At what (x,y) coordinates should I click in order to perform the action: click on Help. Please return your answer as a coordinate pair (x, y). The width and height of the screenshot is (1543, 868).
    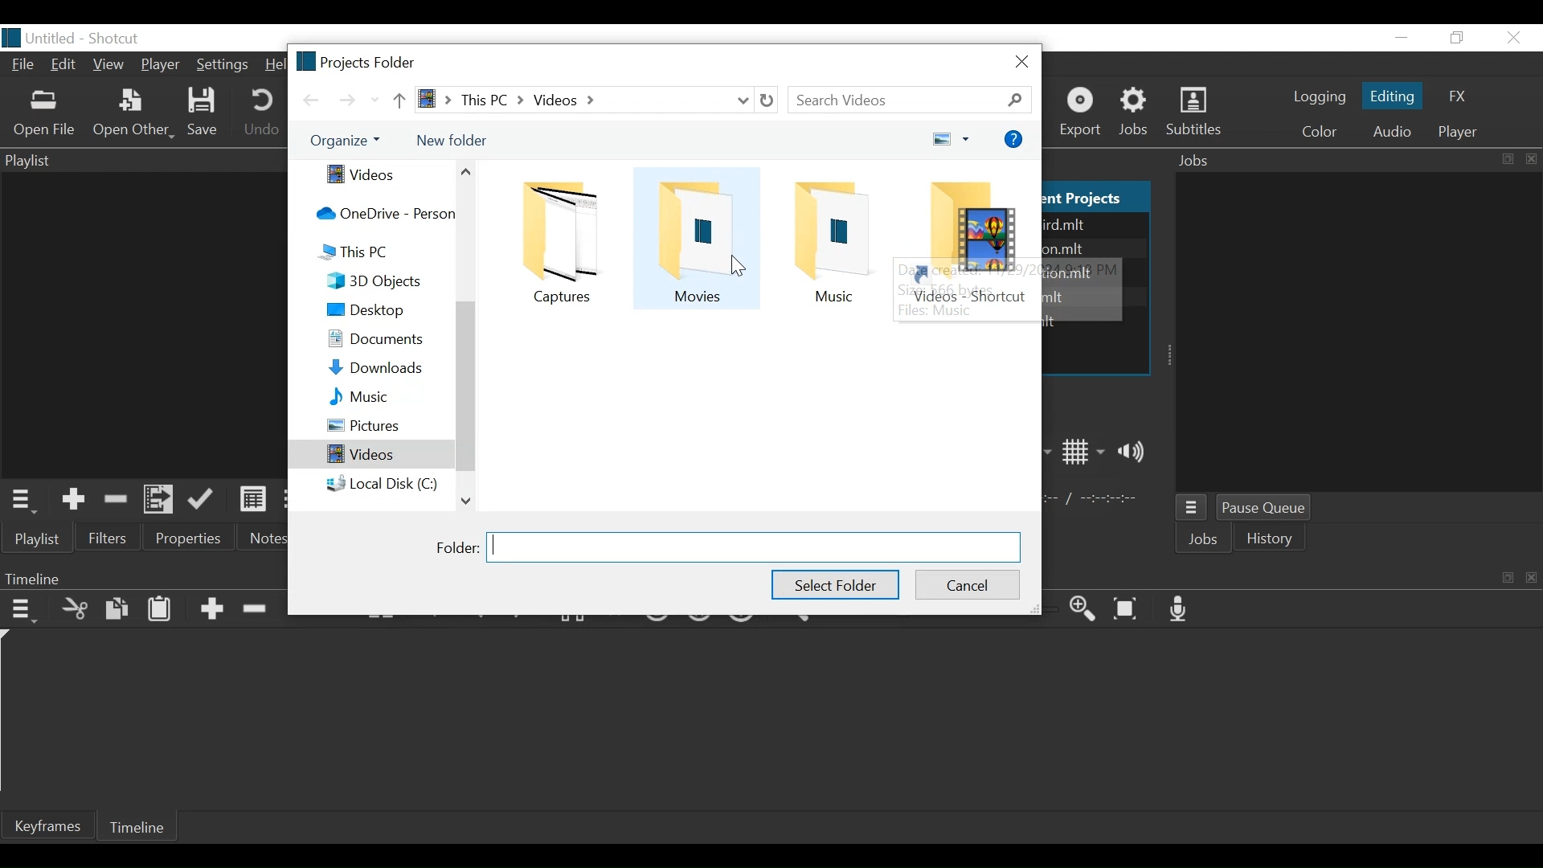
    Looking at the image, I should click on (1013, 141).